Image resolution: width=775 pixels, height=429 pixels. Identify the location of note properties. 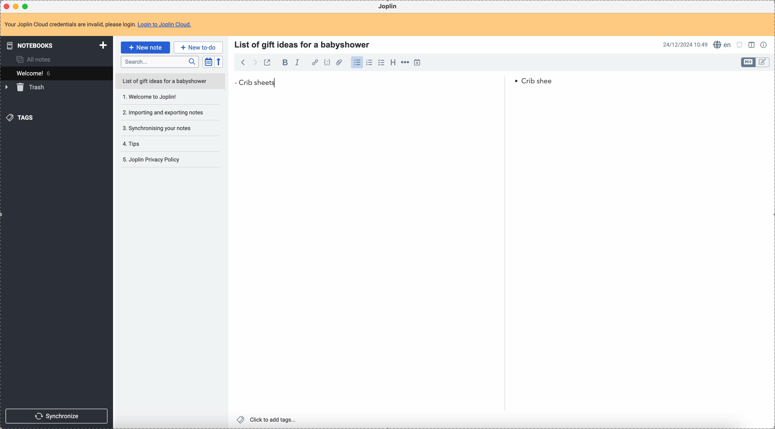
(765, 44).